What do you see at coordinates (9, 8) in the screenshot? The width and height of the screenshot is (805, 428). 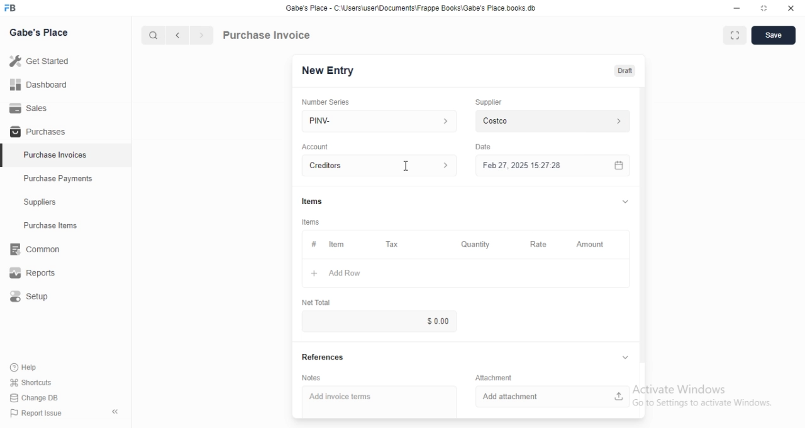 I see `Frappe Books logo` at bounding box center [9, 8].